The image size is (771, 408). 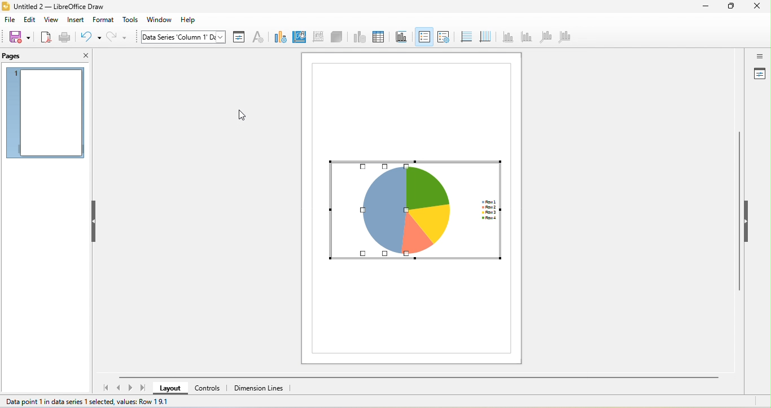 I want to click on toggle sidebar, so click(x=759, y=56).